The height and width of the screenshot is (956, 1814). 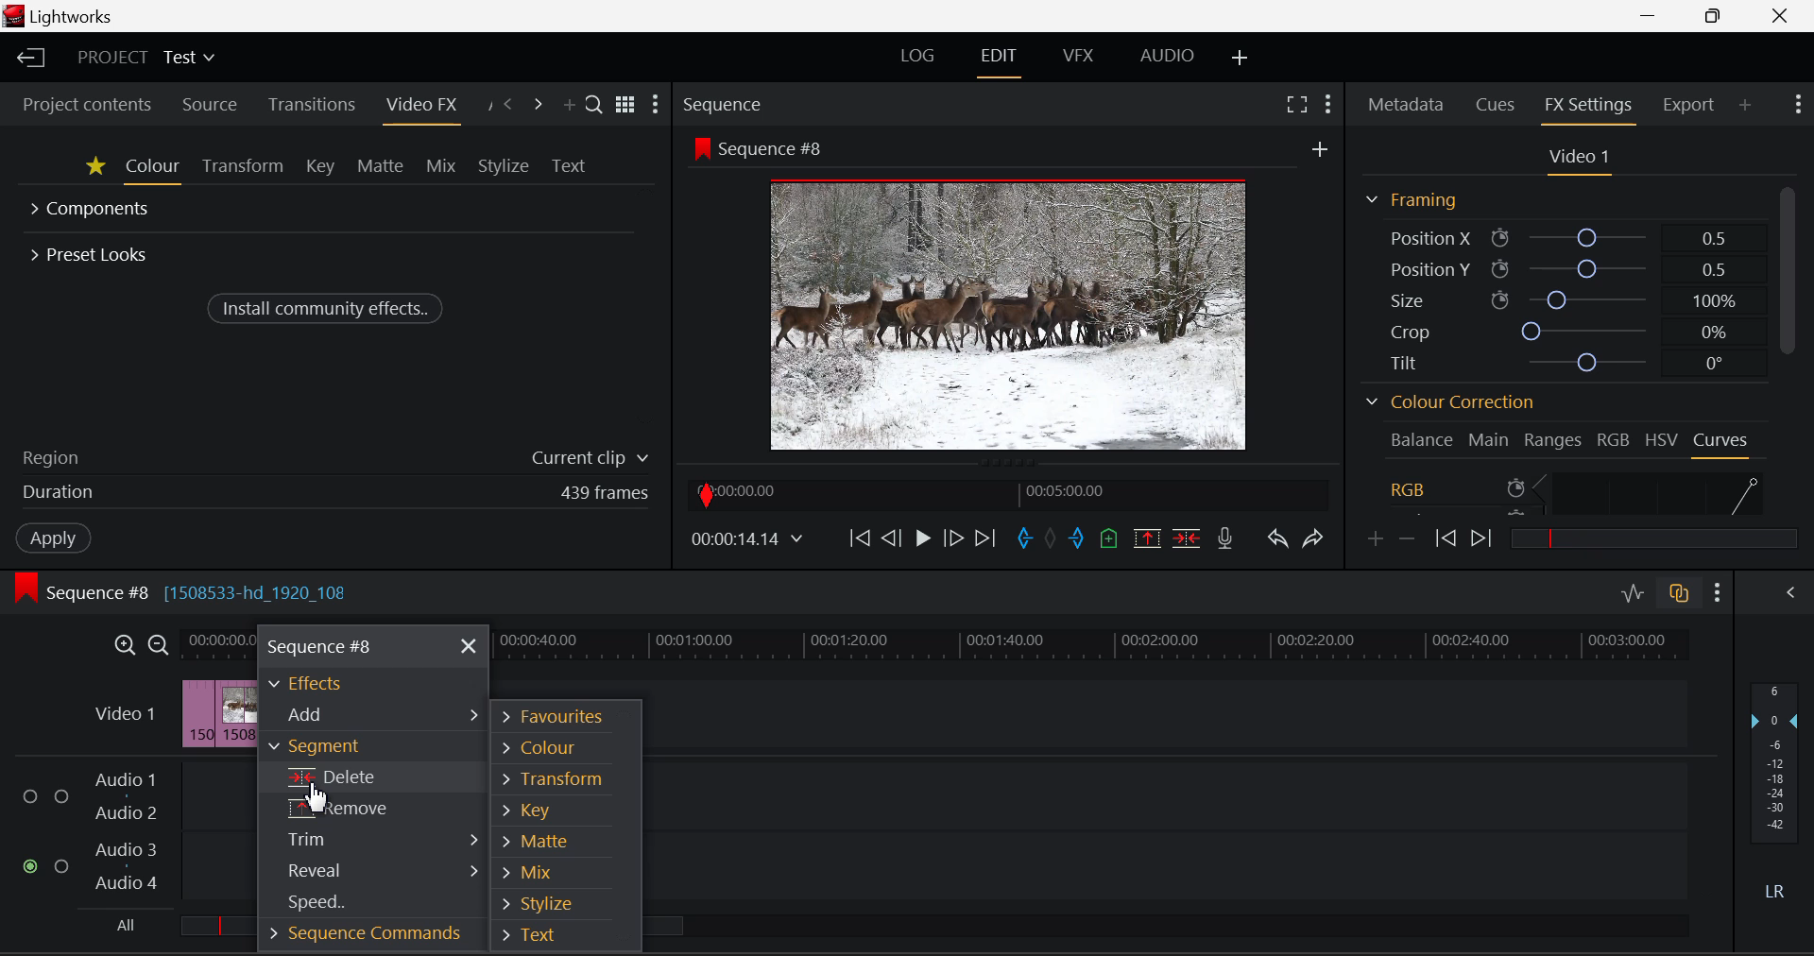 I want to click on Segment, so click(x=317, y=749).